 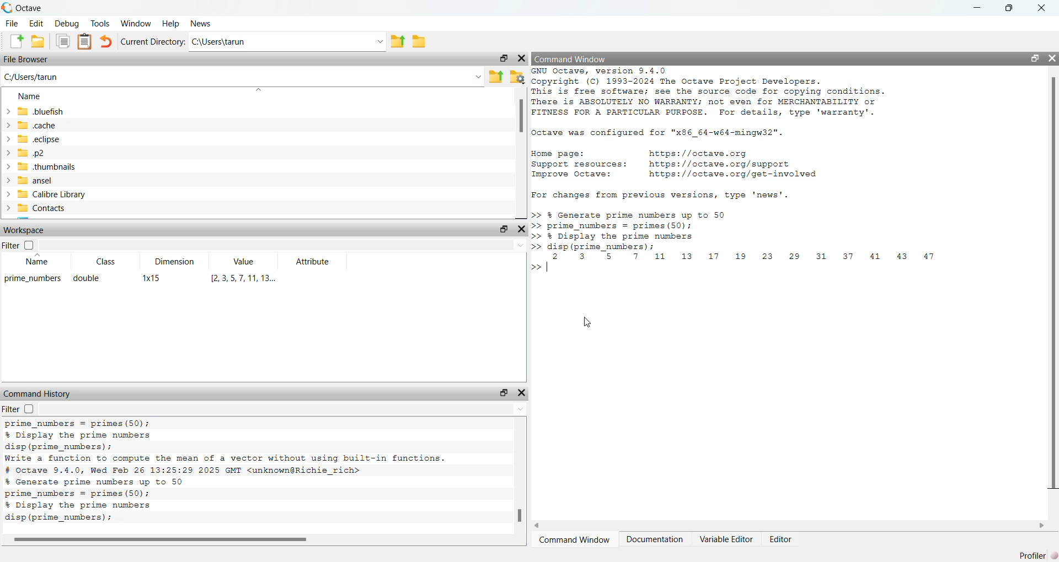 What do you see at coordinates (1009, 7) in the screenshot?
I see `maximise` at bounding box center [1009, 7].